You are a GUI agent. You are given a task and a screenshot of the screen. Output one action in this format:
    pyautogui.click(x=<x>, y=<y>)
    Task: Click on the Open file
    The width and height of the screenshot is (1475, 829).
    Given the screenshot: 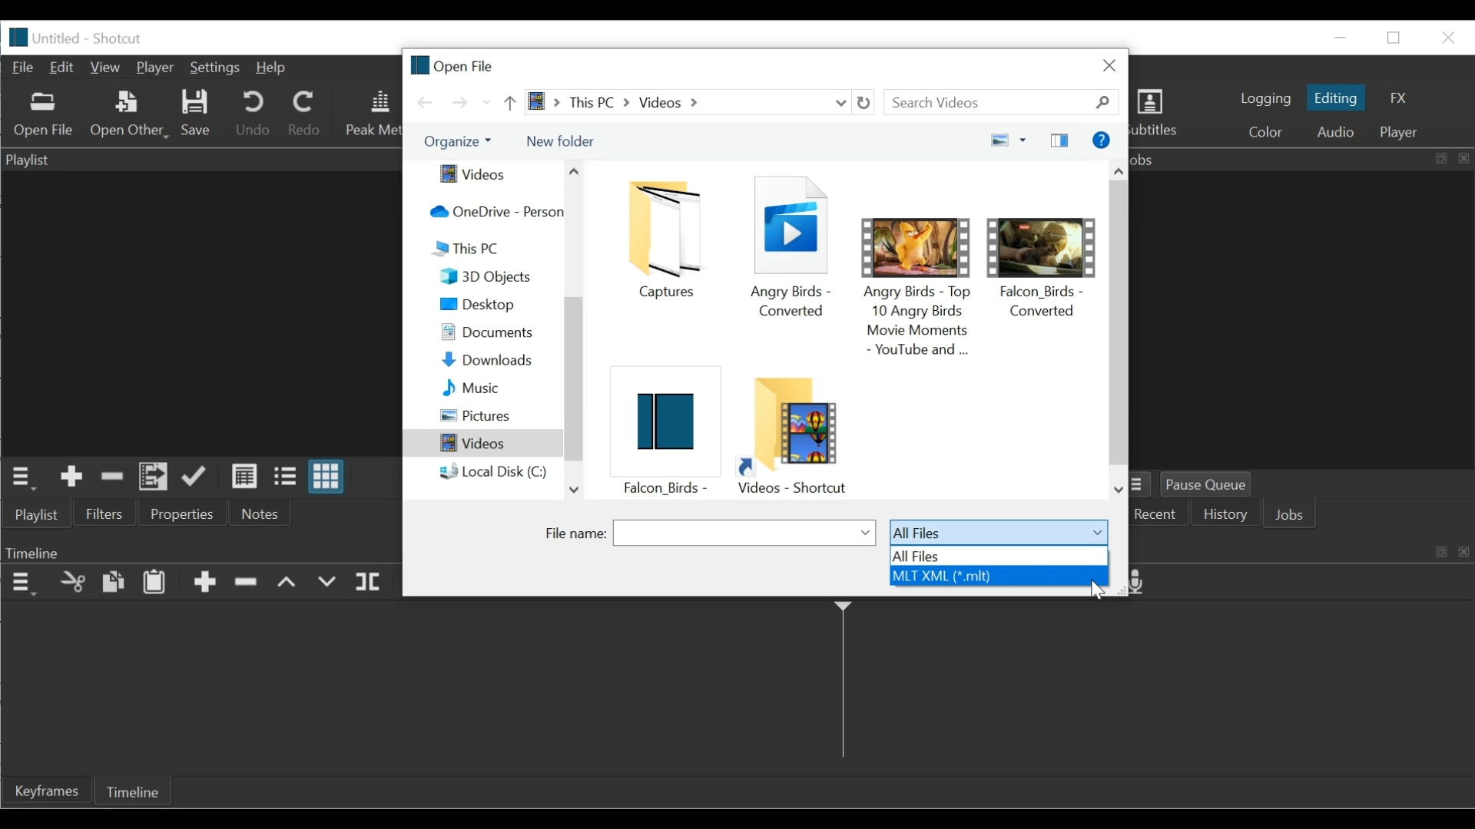 What is the action you would take?
    pyautogui.click(x=453, y=64)
    